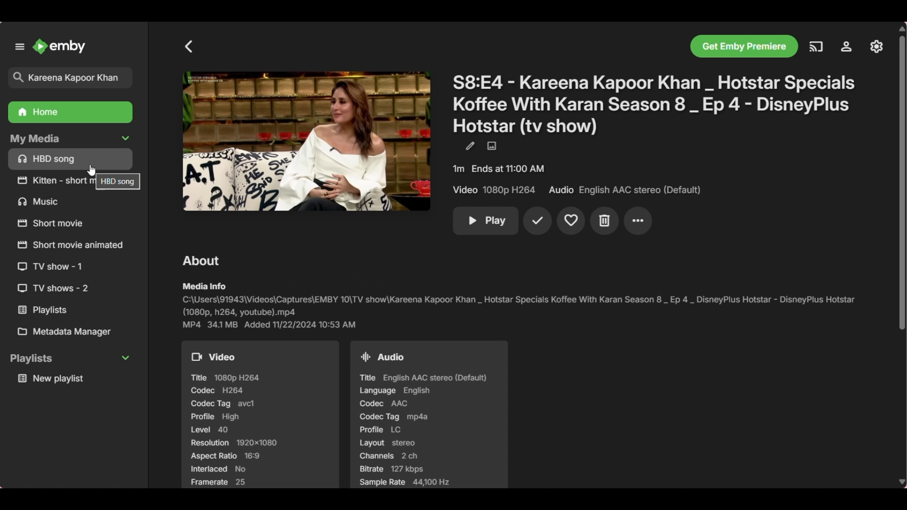 Image resolution: width=907 pixels, height=510 pixels. Describe the element at coordinates (814, 45) in the screenshot. I see `` at that location.